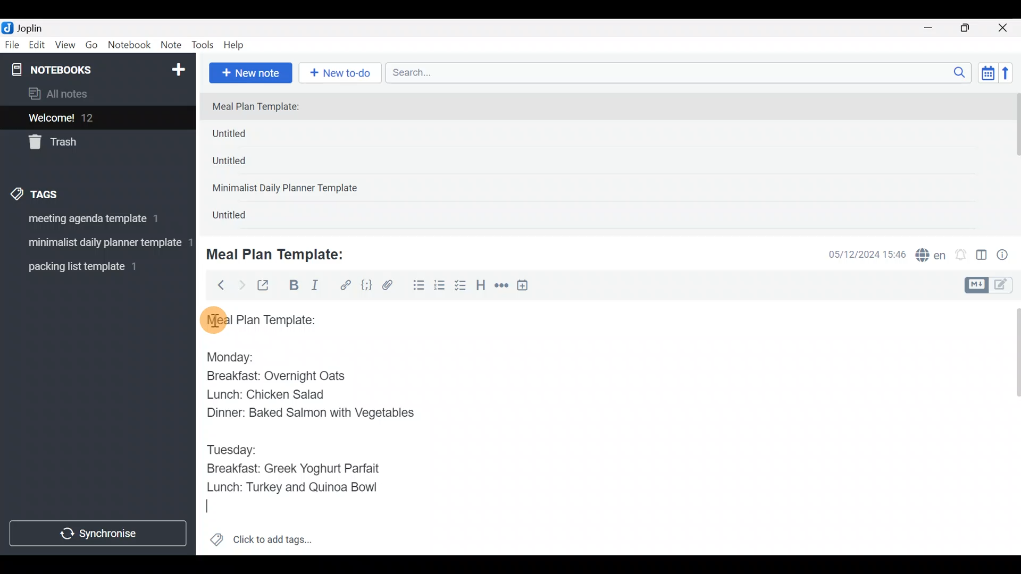  Describe the element at coordinates (314, 288) in the screenshot. I see `Italic` at that location.